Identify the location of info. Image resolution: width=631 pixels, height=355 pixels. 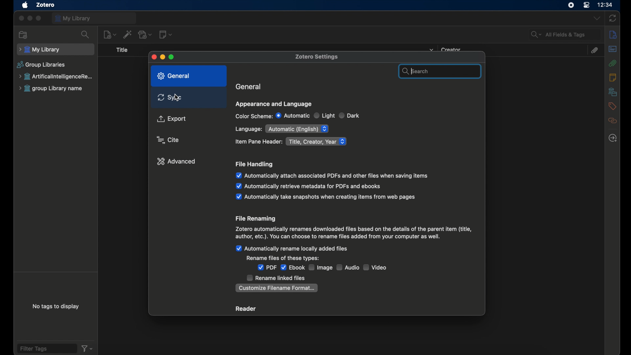
(613, 35).